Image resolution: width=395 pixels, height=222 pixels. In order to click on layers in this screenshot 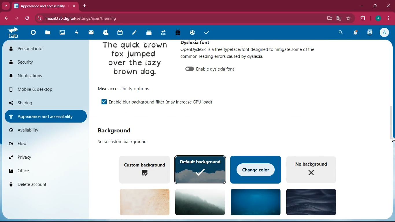, I will do `click(148, 33)`.